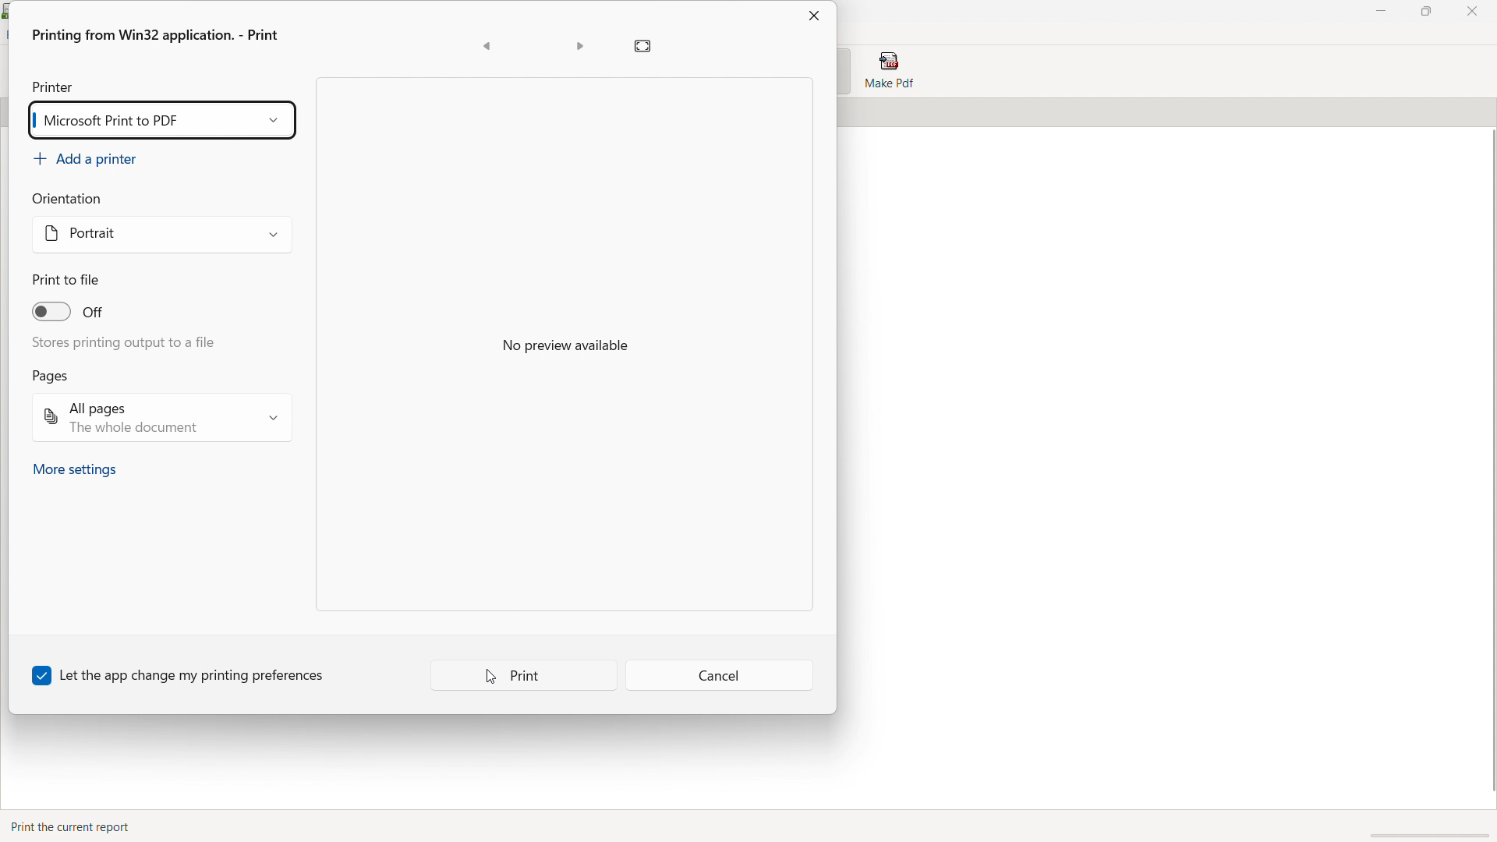 This screenshot has width=1497, height=842. I want to click on Print to file, so click(65, 280).